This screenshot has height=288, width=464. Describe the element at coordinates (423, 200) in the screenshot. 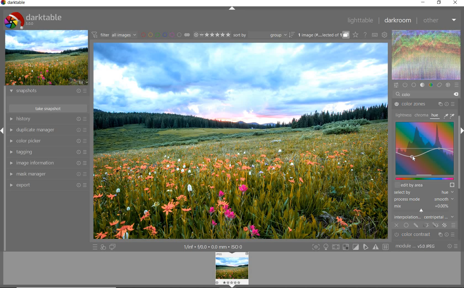

I see `process mode` at that location.